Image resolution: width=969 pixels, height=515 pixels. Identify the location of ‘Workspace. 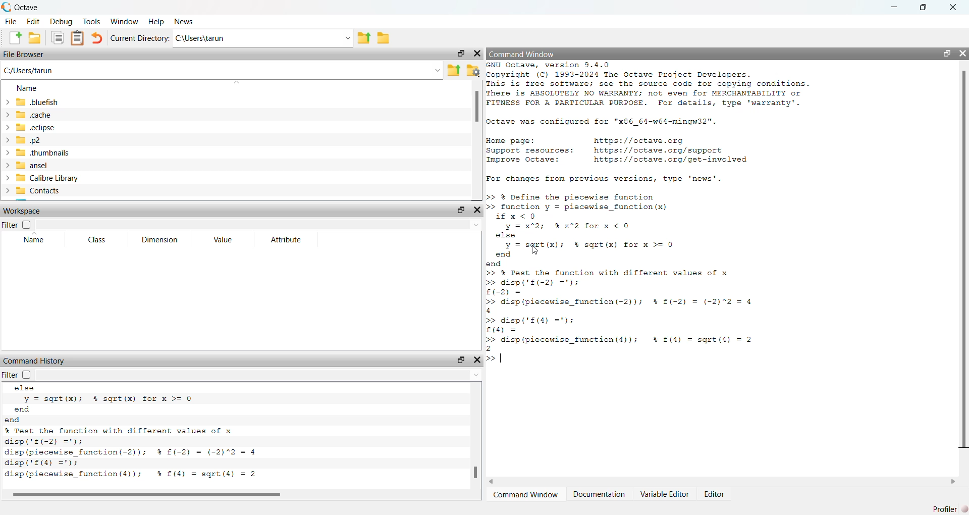
(25, 212).